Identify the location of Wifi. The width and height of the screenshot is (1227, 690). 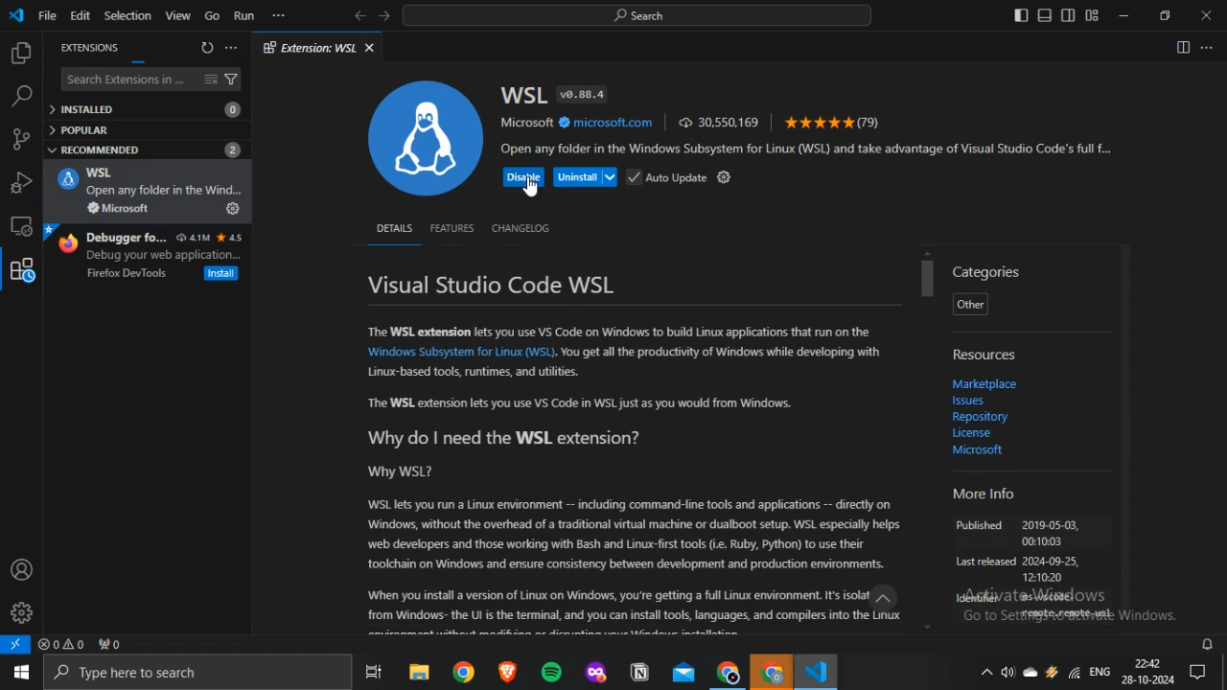
(1073, 672).